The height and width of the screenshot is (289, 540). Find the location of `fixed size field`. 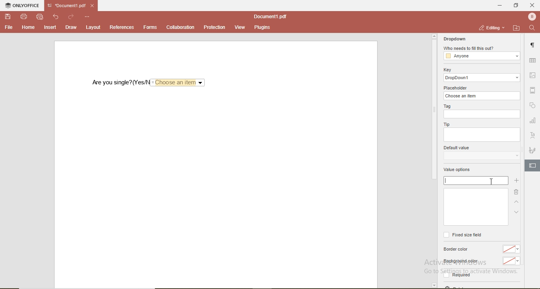

fixed size field is located at coordinates (463, 235).